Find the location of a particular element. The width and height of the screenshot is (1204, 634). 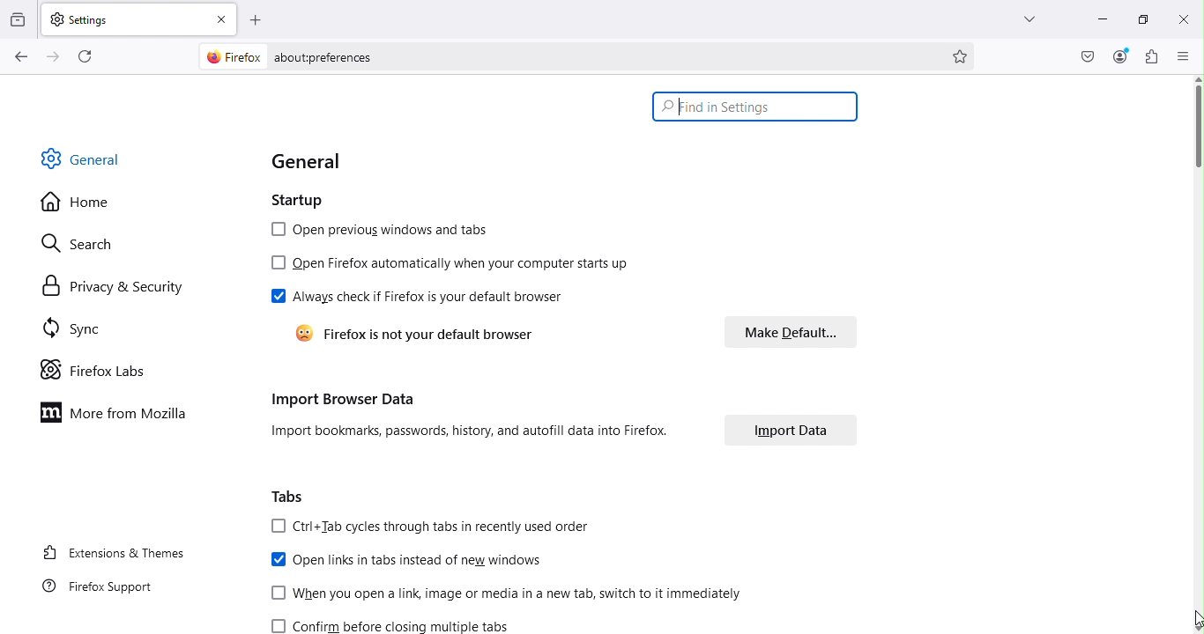

Privacy and security is located at coordinates (105, 285).